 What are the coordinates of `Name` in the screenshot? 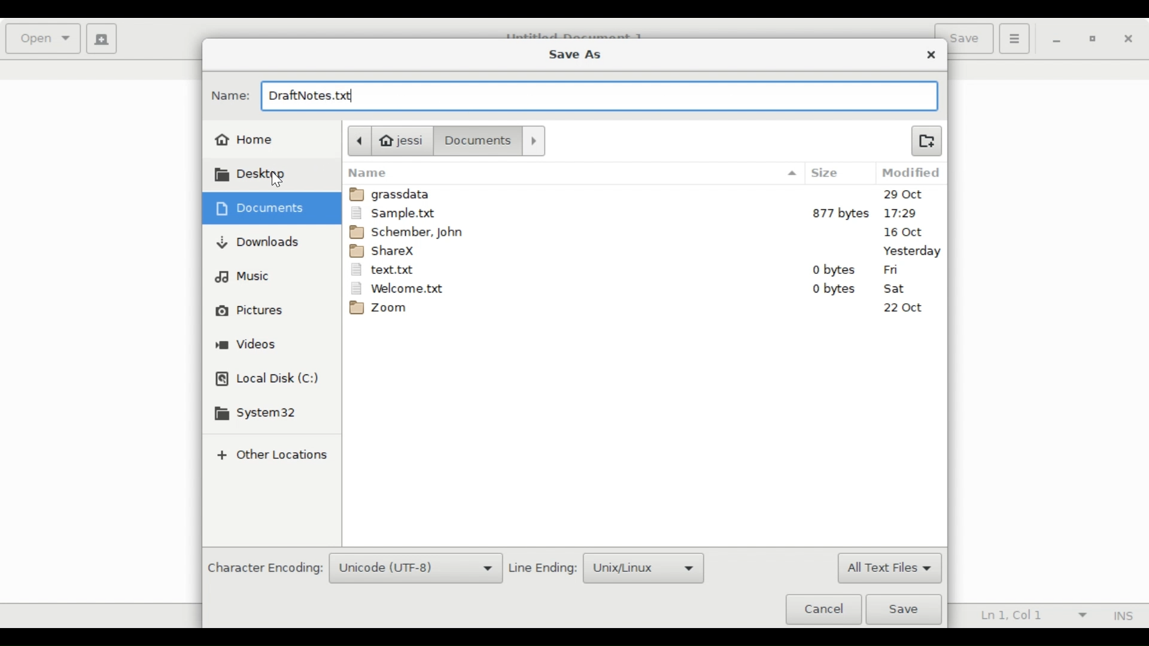 It's located at (231, 96).